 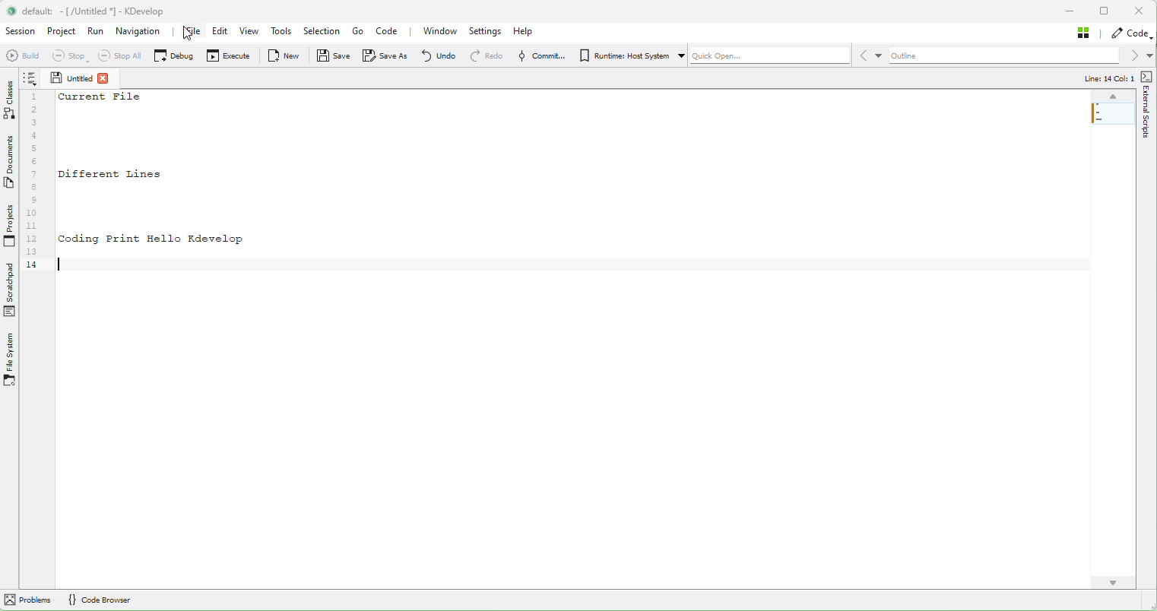 I want to click on Documents, so click(x=10, y=167).